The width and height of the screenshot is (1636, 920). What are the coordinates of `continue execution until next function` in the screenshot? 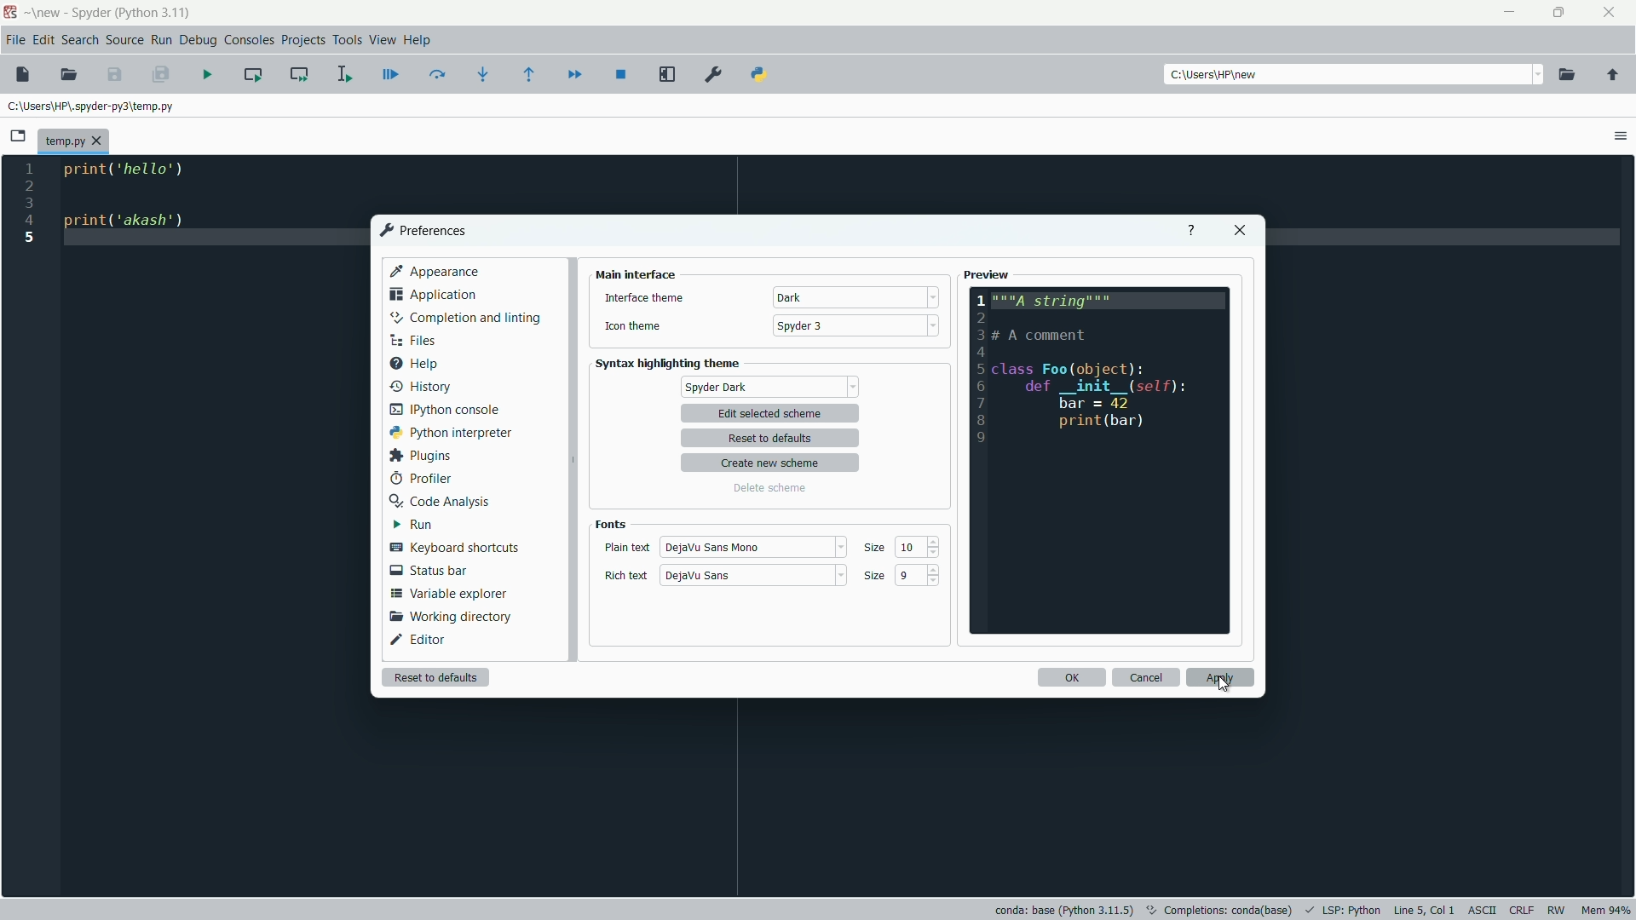 It's located at (533, 74).